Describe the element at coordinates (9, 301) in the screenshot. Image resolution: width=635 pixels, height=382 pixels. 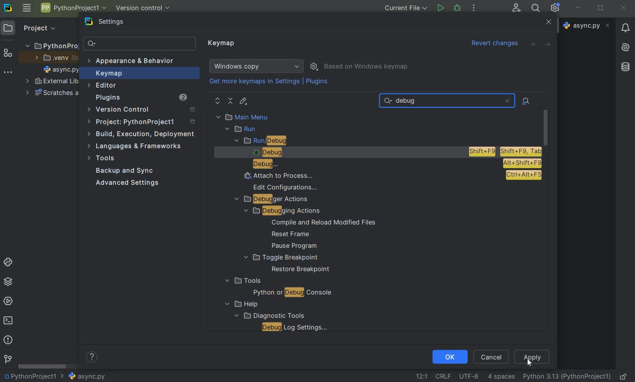
I see `services` at that location.